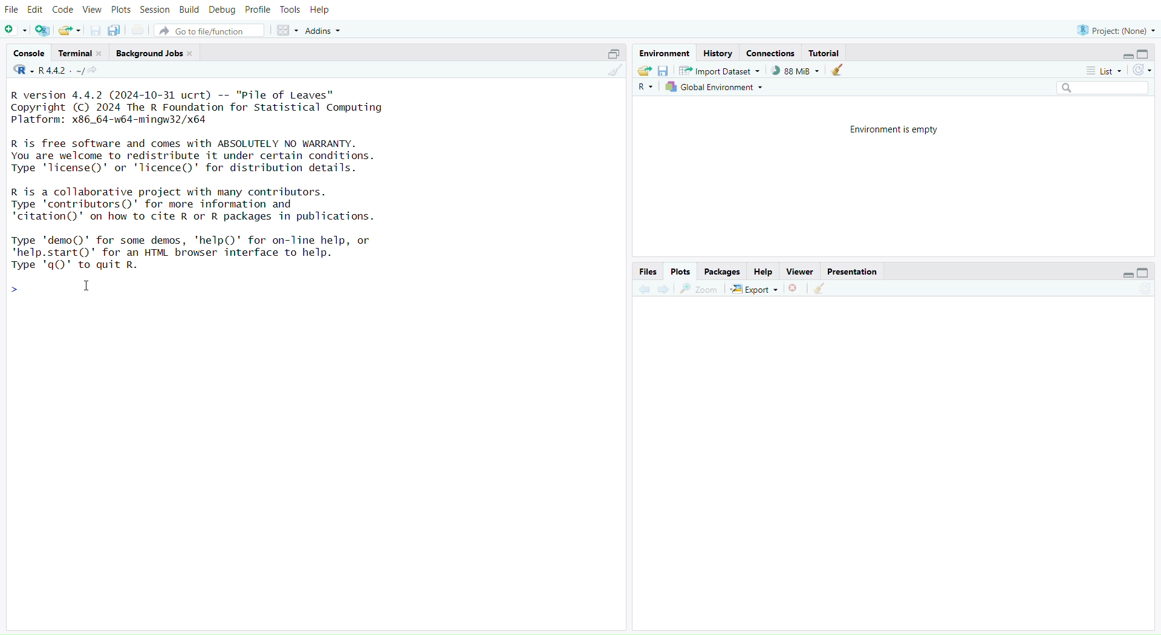 The height and width of the screenshot is (635, 1161). What do you see at coordinates (201, 253) in the screenshot?
I see `Type 'demo()' for some demos, 'help()' for on-line help, orhelp.start()' for an HTML browser interface to help.Type 'q() to quit R.` at bounding box center [201, 253].